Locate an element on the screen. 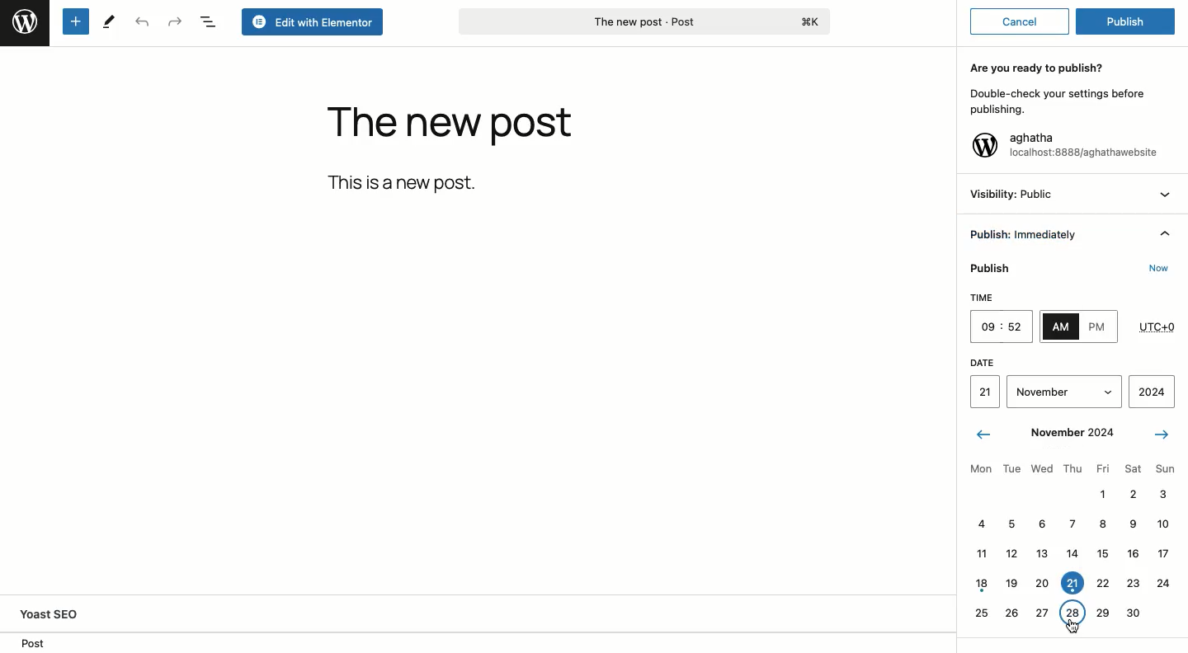 Image resolution: width=1188 pixels, height=653 pixels. 15 is located at coordinates (1101, 555).